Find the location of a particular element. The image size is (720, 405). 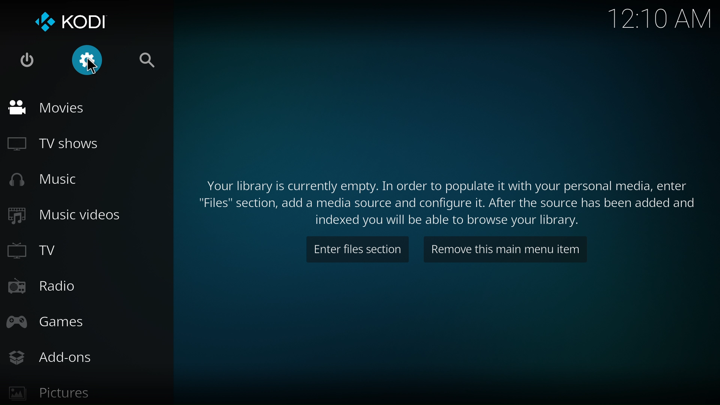

music is located at coordinates (42, 180).